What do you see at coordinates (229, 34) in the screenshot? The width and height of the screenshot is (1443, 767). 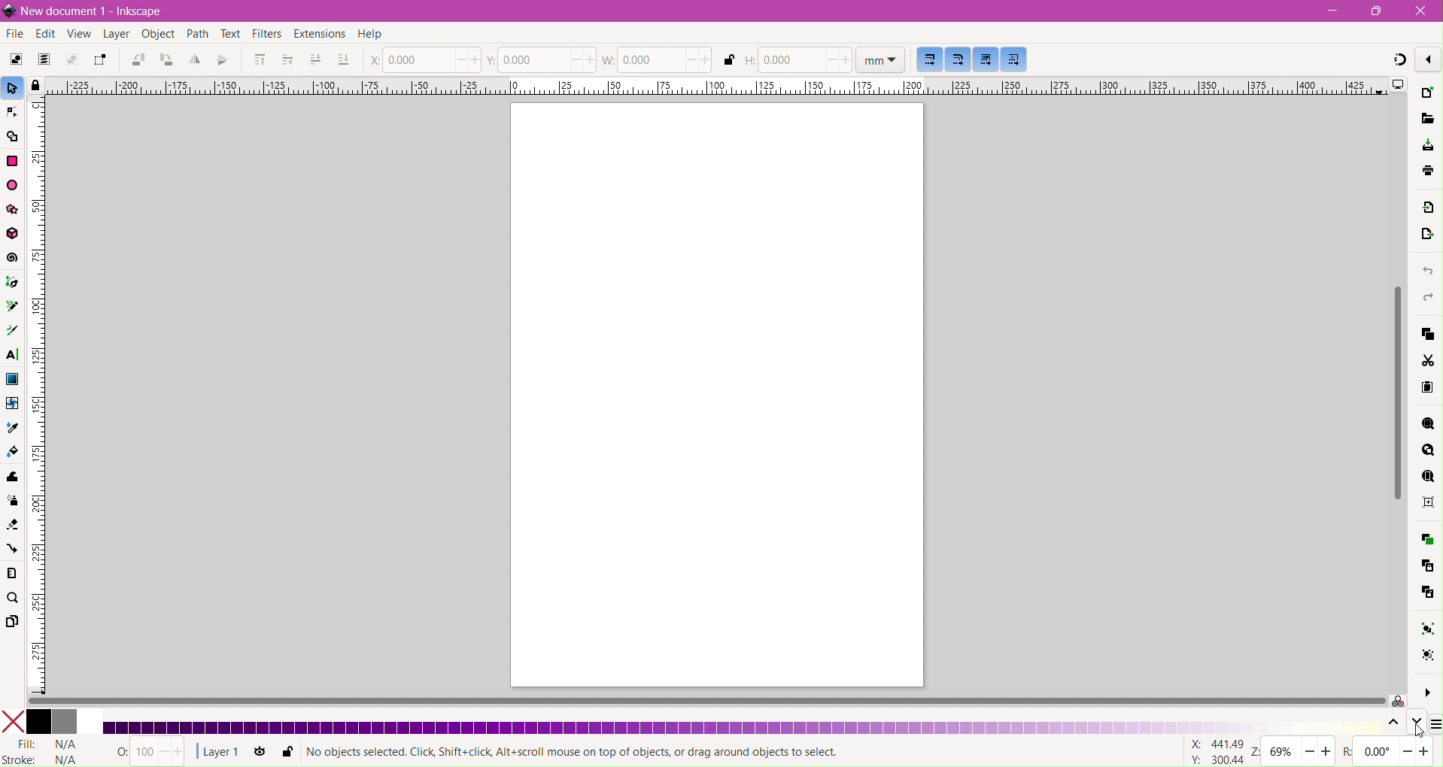 I see `Text` at bounding box center [229, 34].